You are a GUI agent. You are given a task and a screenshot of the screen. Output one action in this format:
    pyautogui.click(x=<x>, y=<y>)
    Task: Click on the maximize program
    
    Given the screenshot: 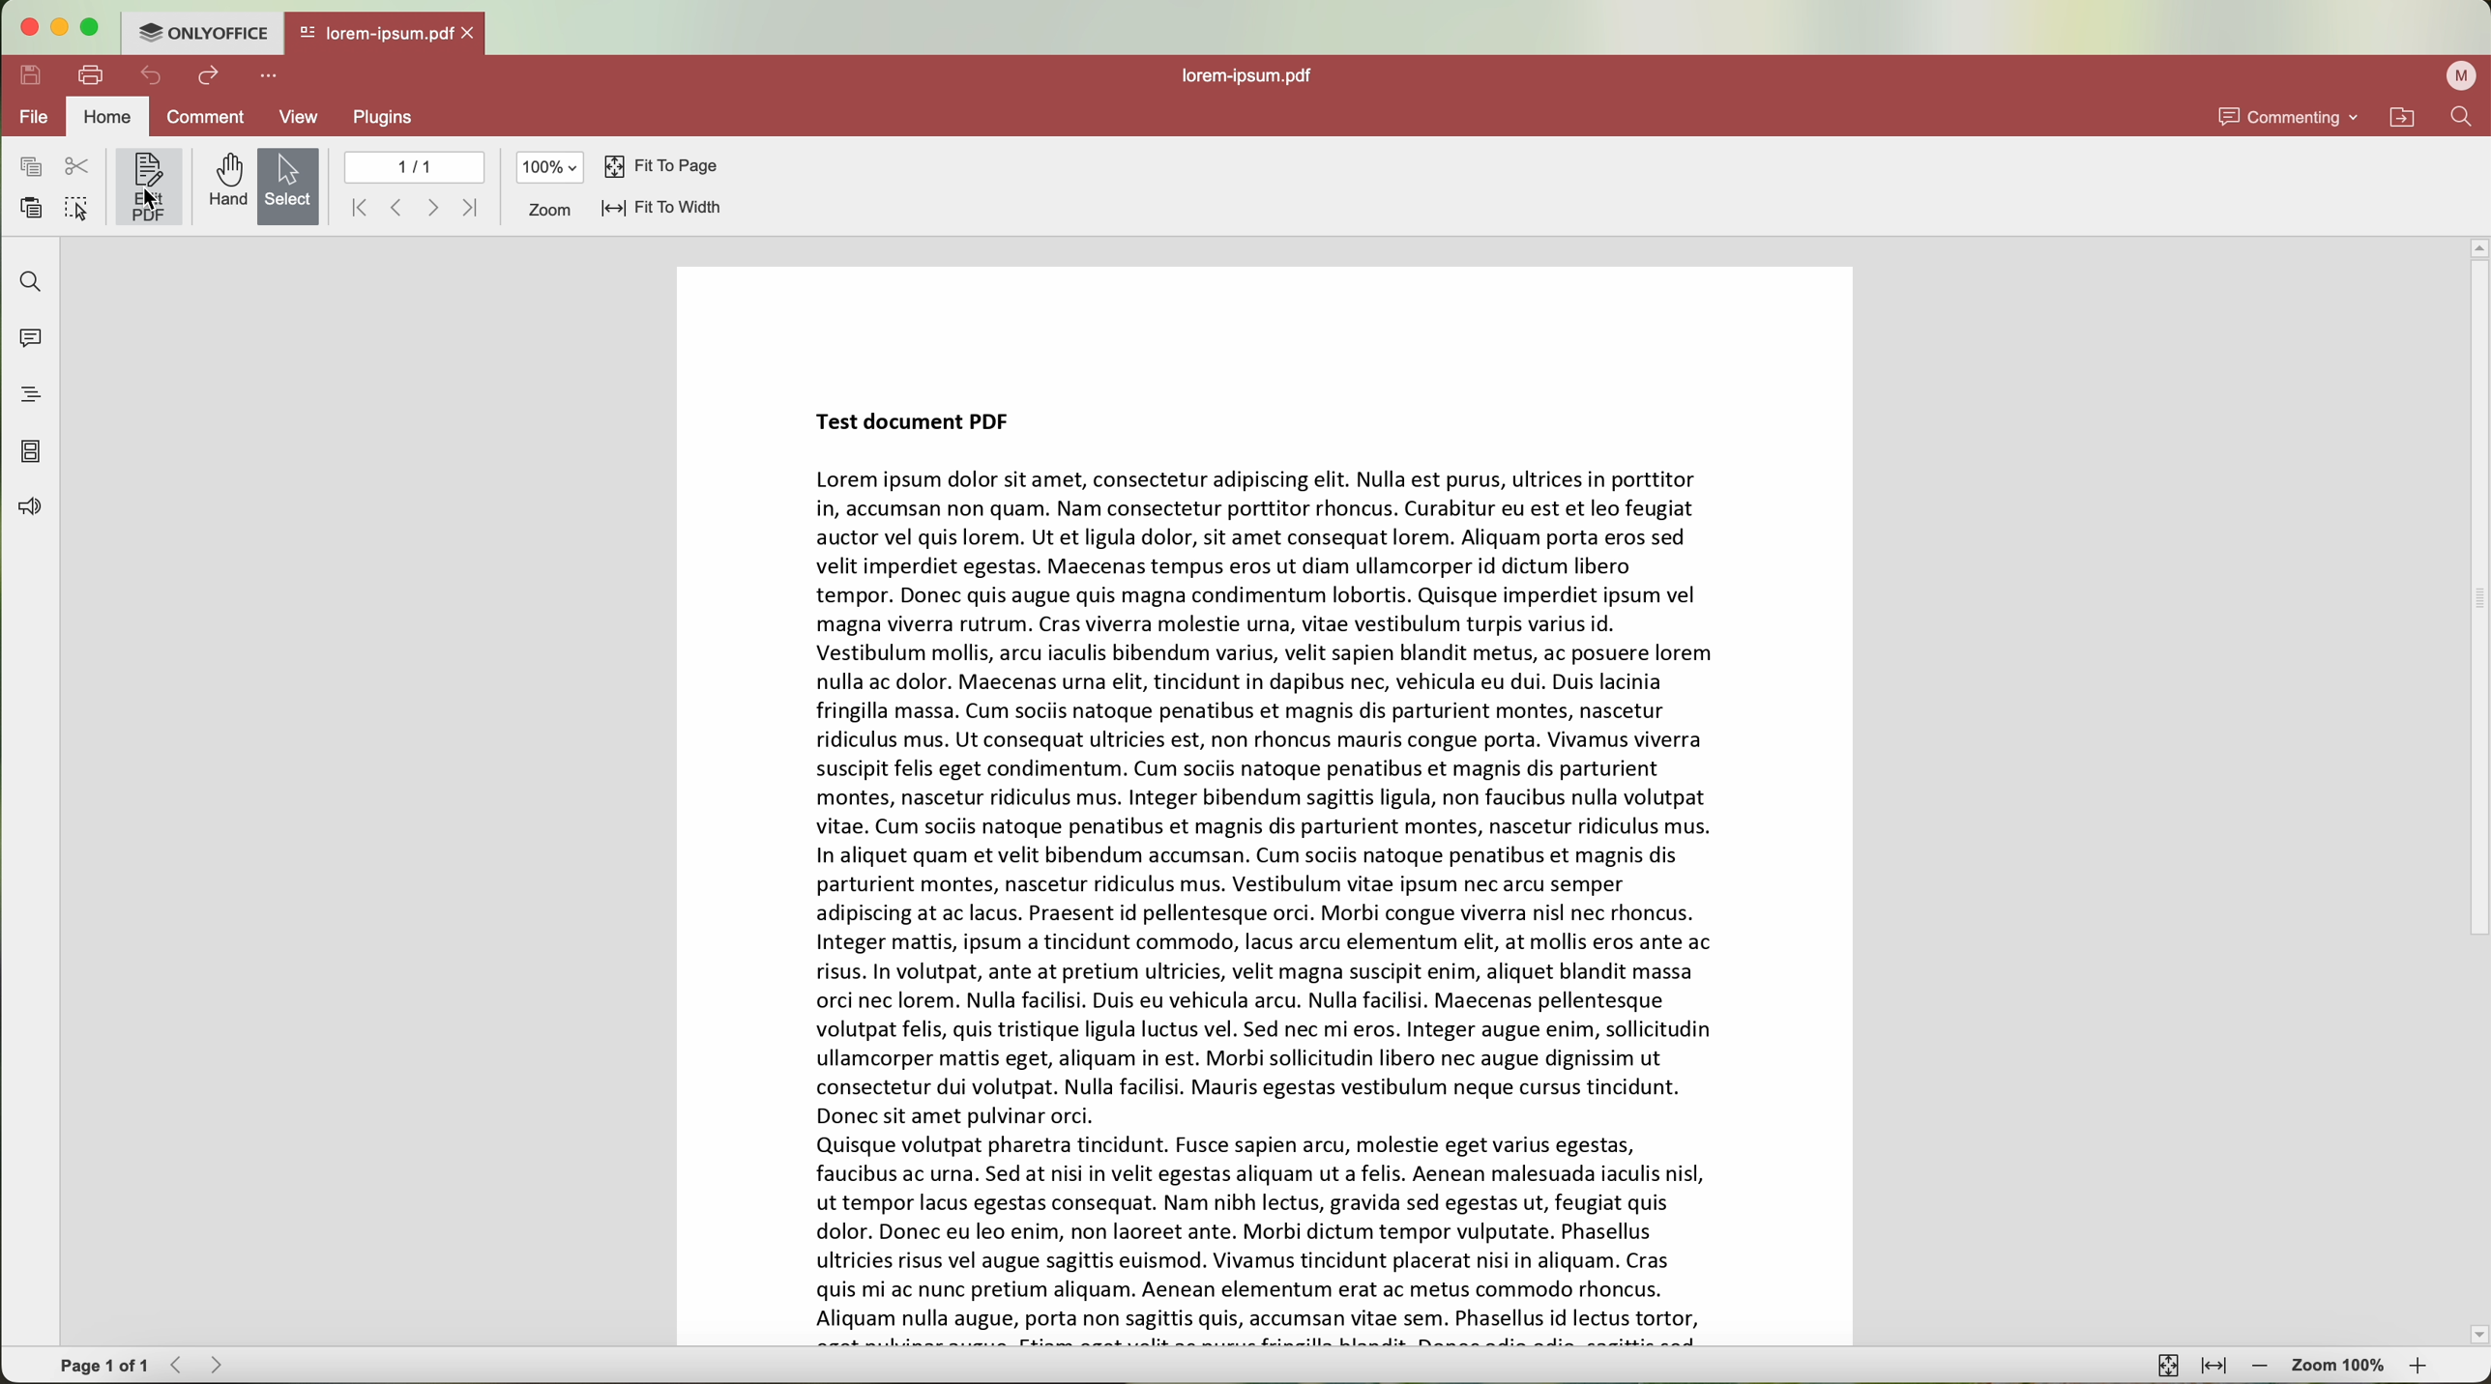 What is the action you would take?
    pyautogui.click(x=95, y=28)
    